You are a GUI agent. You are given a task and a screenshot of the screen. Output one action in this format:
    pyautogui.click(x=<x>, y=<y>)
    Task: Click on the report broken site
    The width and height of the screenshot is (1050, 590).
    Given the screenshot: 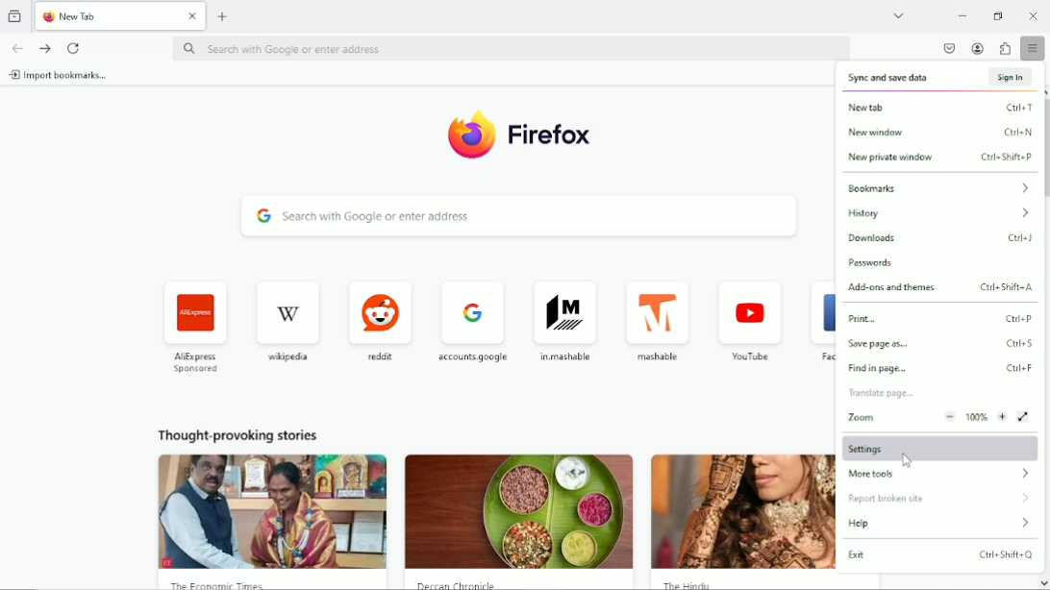 What is the action you would take?
    pyautogui.click(x=944, y=500)
    